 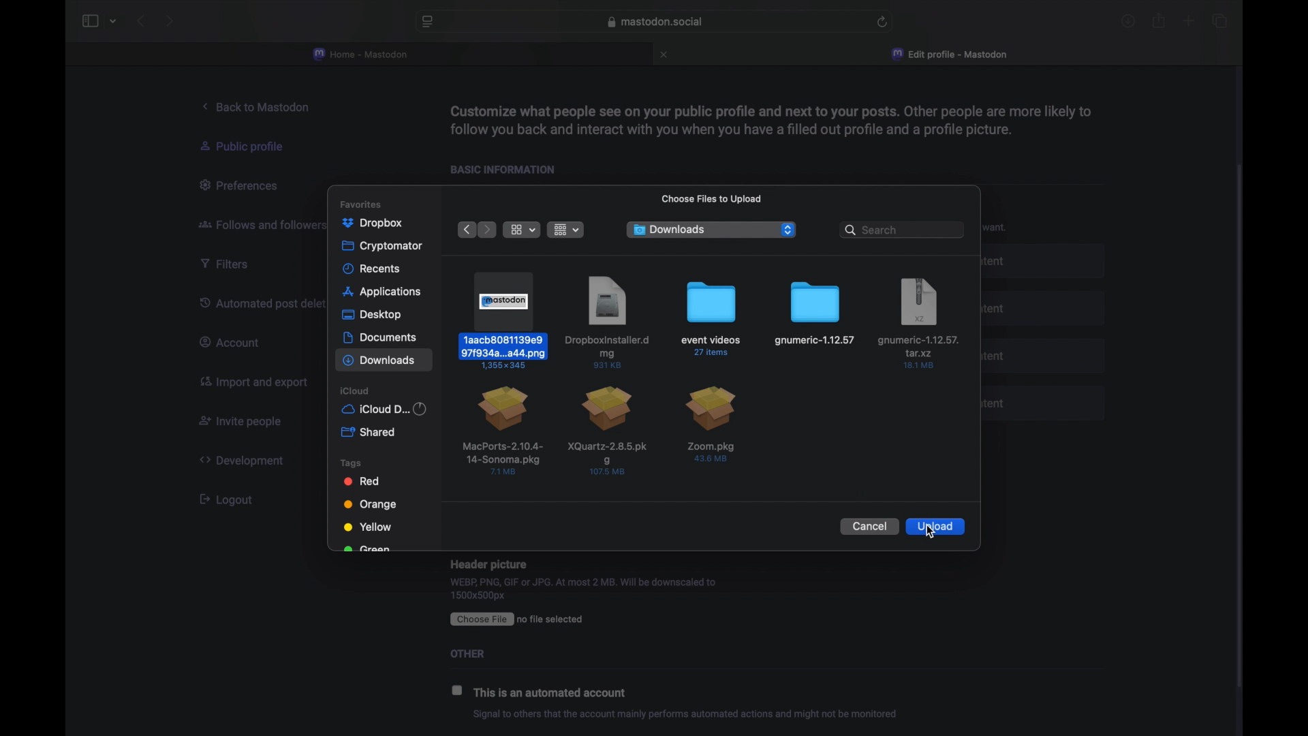 I want to click on file, so click(x=711, y=319).